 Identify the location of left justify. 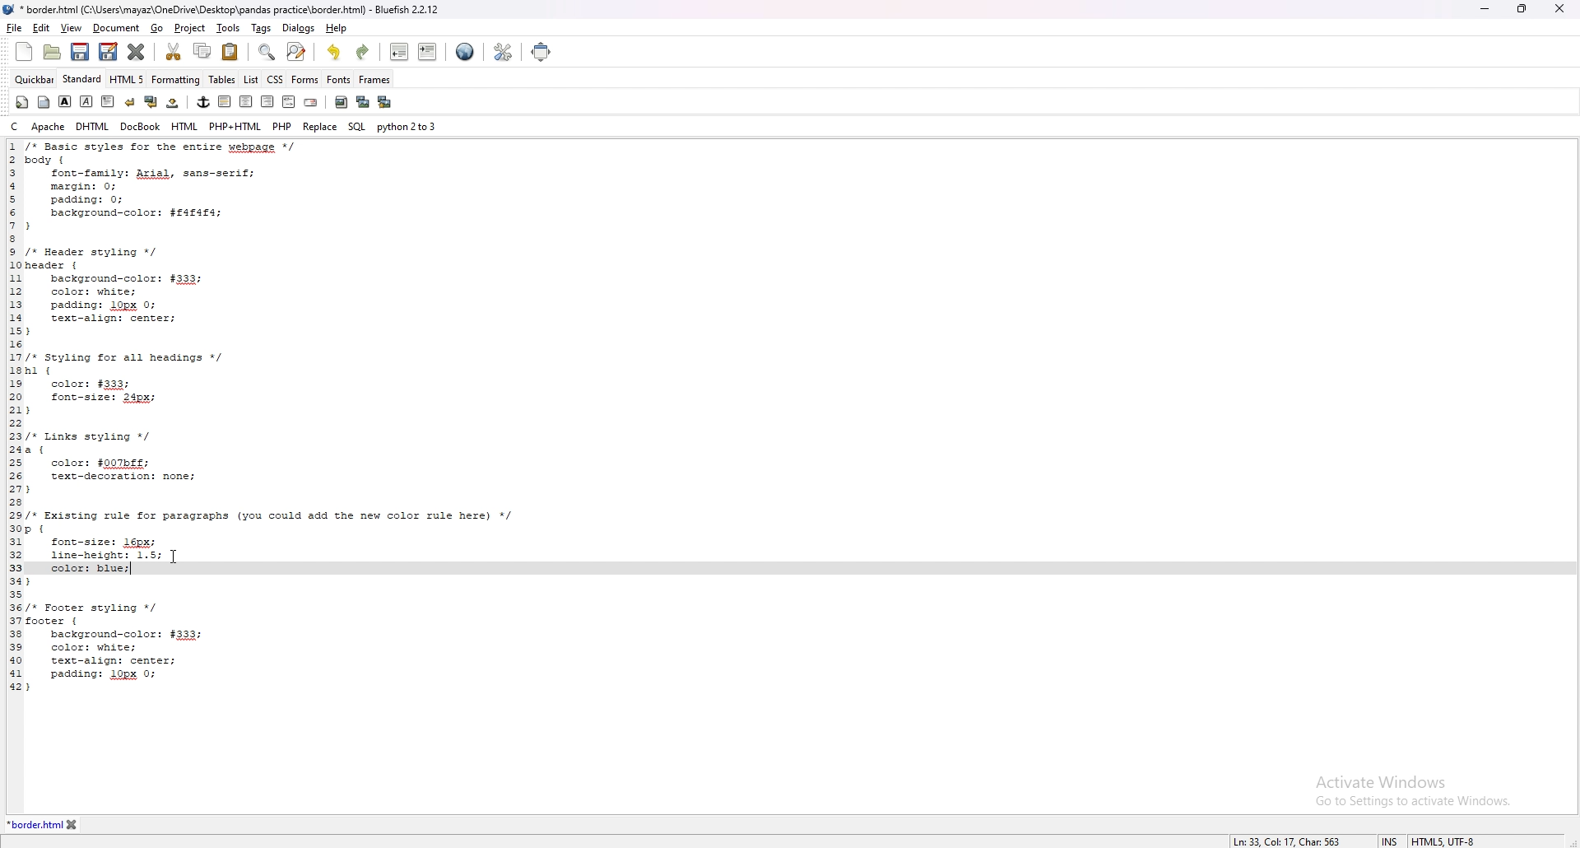
(225, 101).